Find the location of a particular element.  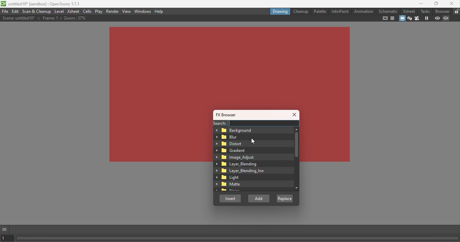

Field guide is located at coordinates (392, 19).